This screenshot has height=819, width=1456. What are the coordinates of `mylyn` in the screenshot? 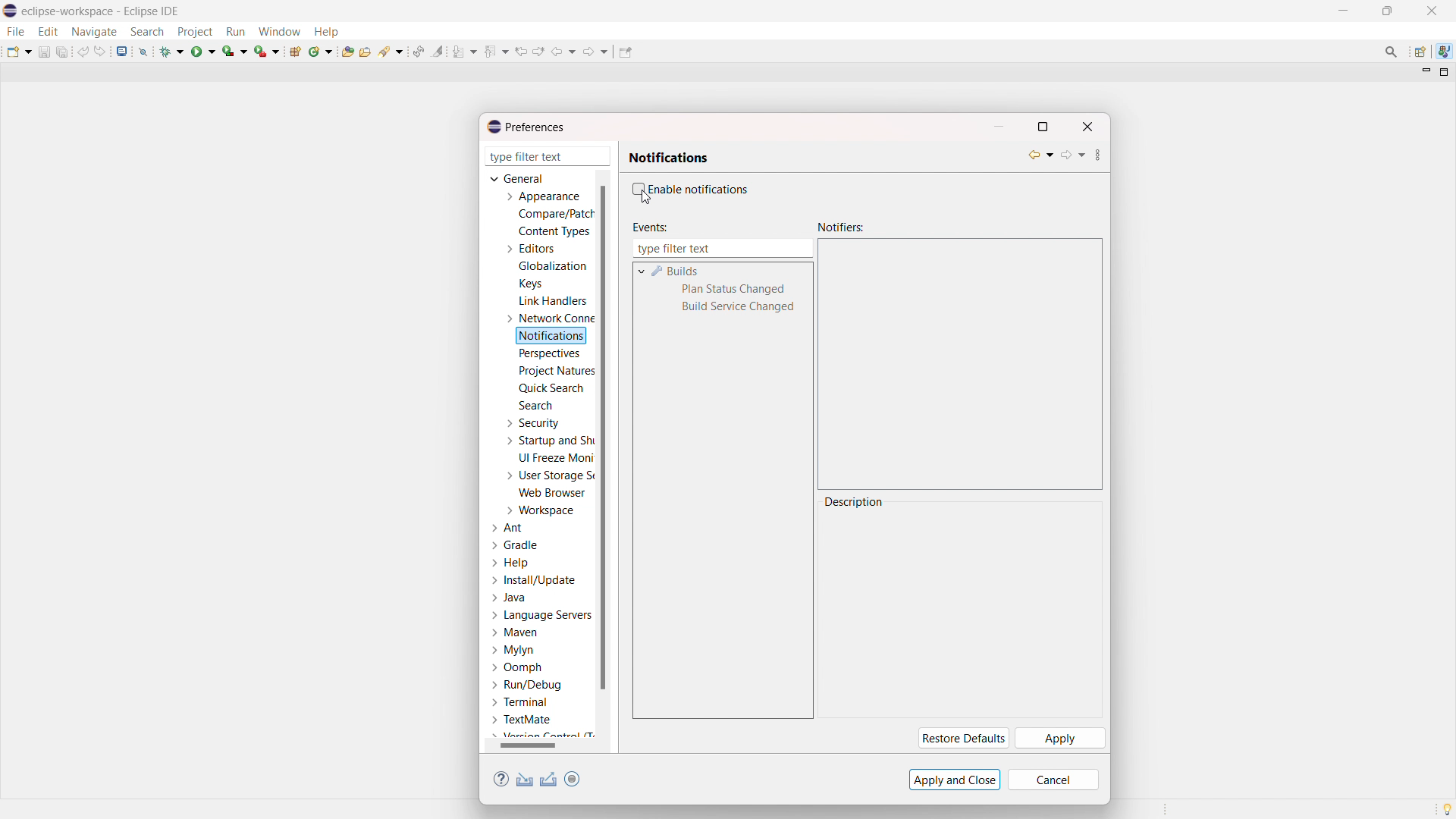 It's located at (513, 651).